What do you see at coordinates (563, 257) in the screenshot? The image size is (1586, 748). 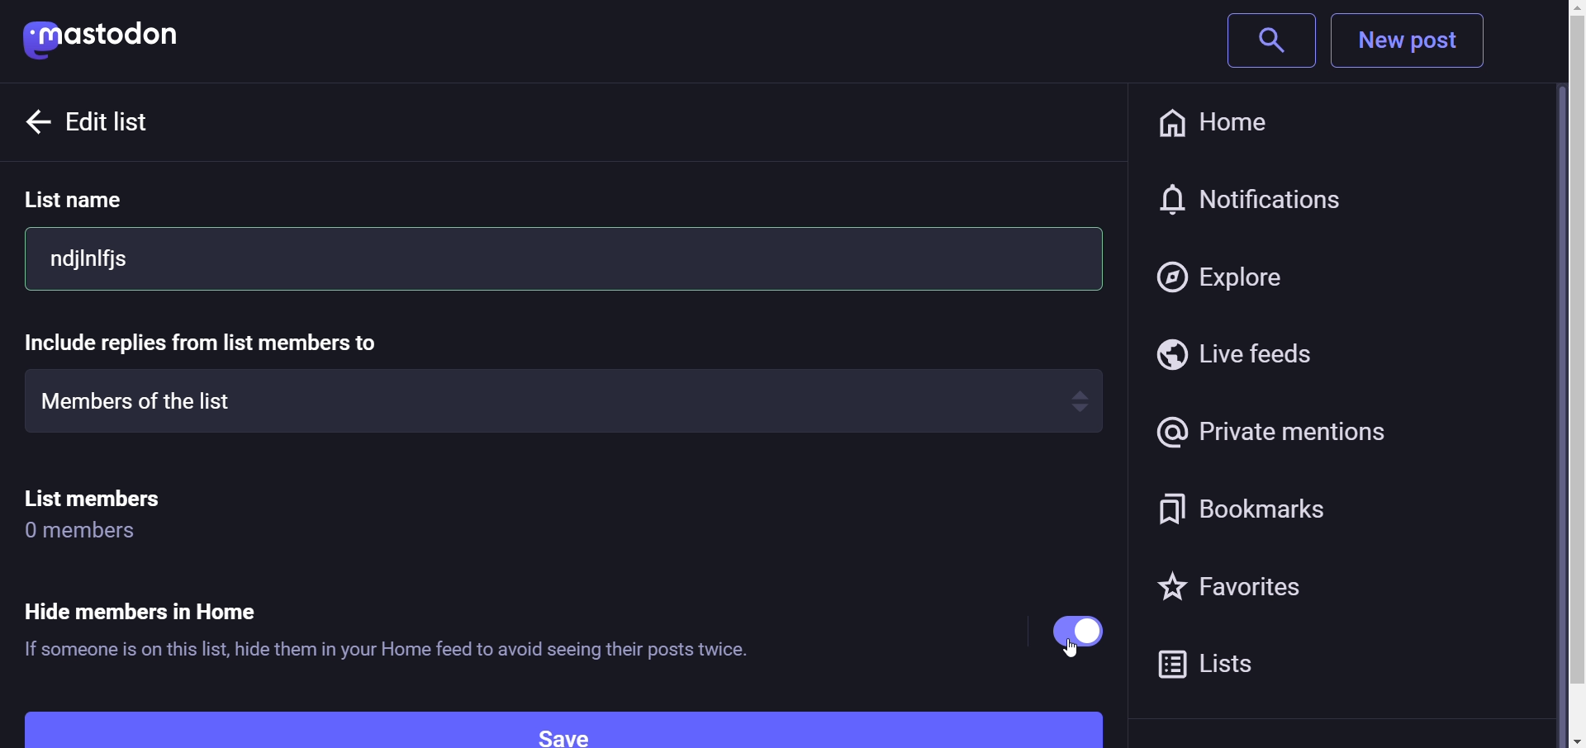 I see `ndjlnifjs` at bounding box center [563, 257].